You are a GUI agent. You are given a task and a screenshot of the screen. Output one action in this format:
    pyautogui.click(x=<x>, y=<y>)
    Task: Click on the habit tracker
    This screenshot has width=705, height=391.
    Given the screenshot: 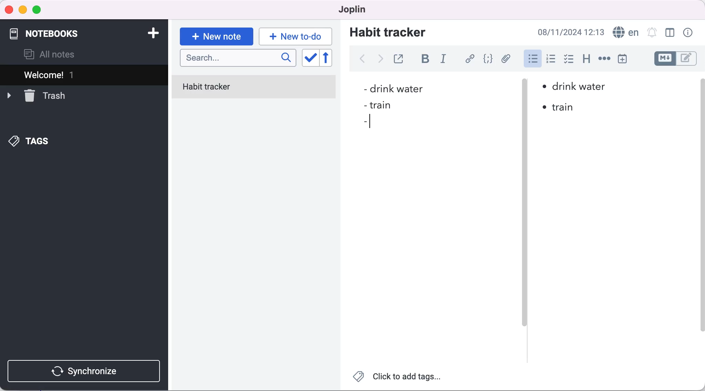 What is the action you would take?
    pyautogui.click(x=388, y=32)
    